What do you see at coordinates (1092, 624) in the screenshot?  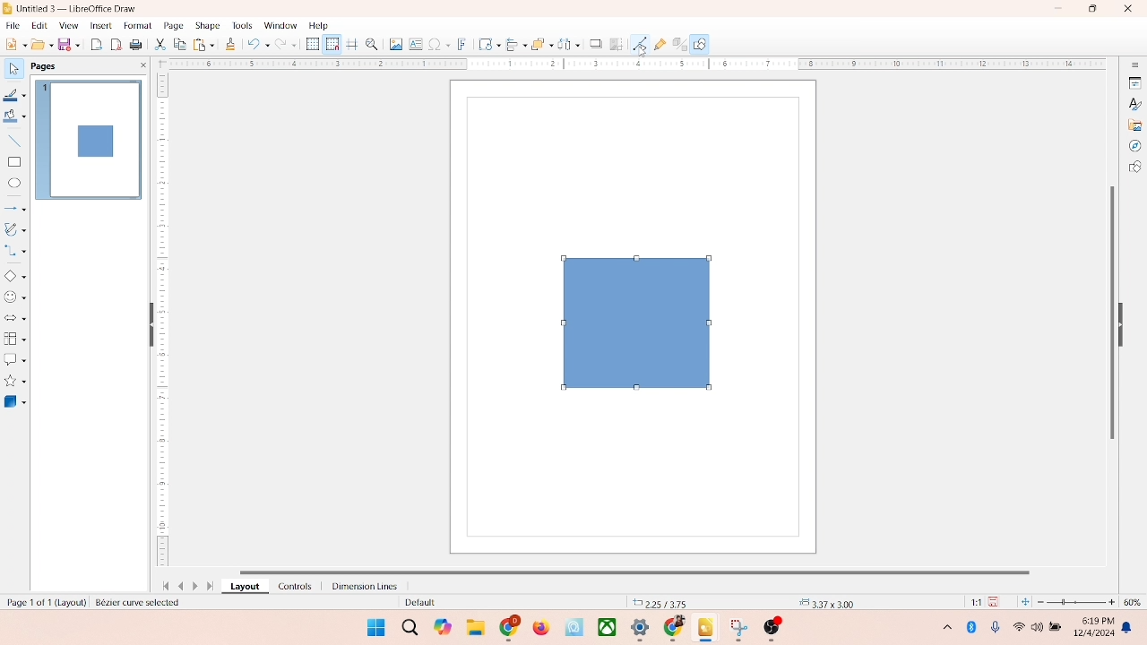 I see `time and date` at bounding box center [1092, 624].